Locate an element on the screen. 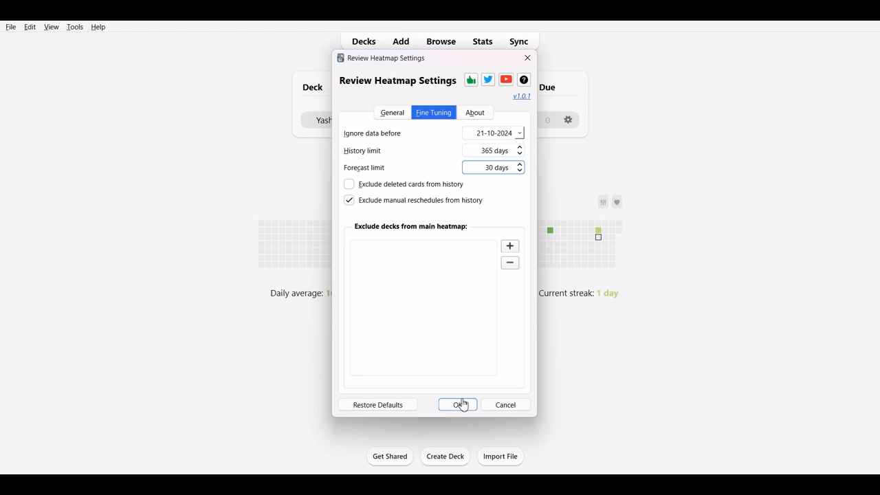  Close is located at coordinates (528, 58).